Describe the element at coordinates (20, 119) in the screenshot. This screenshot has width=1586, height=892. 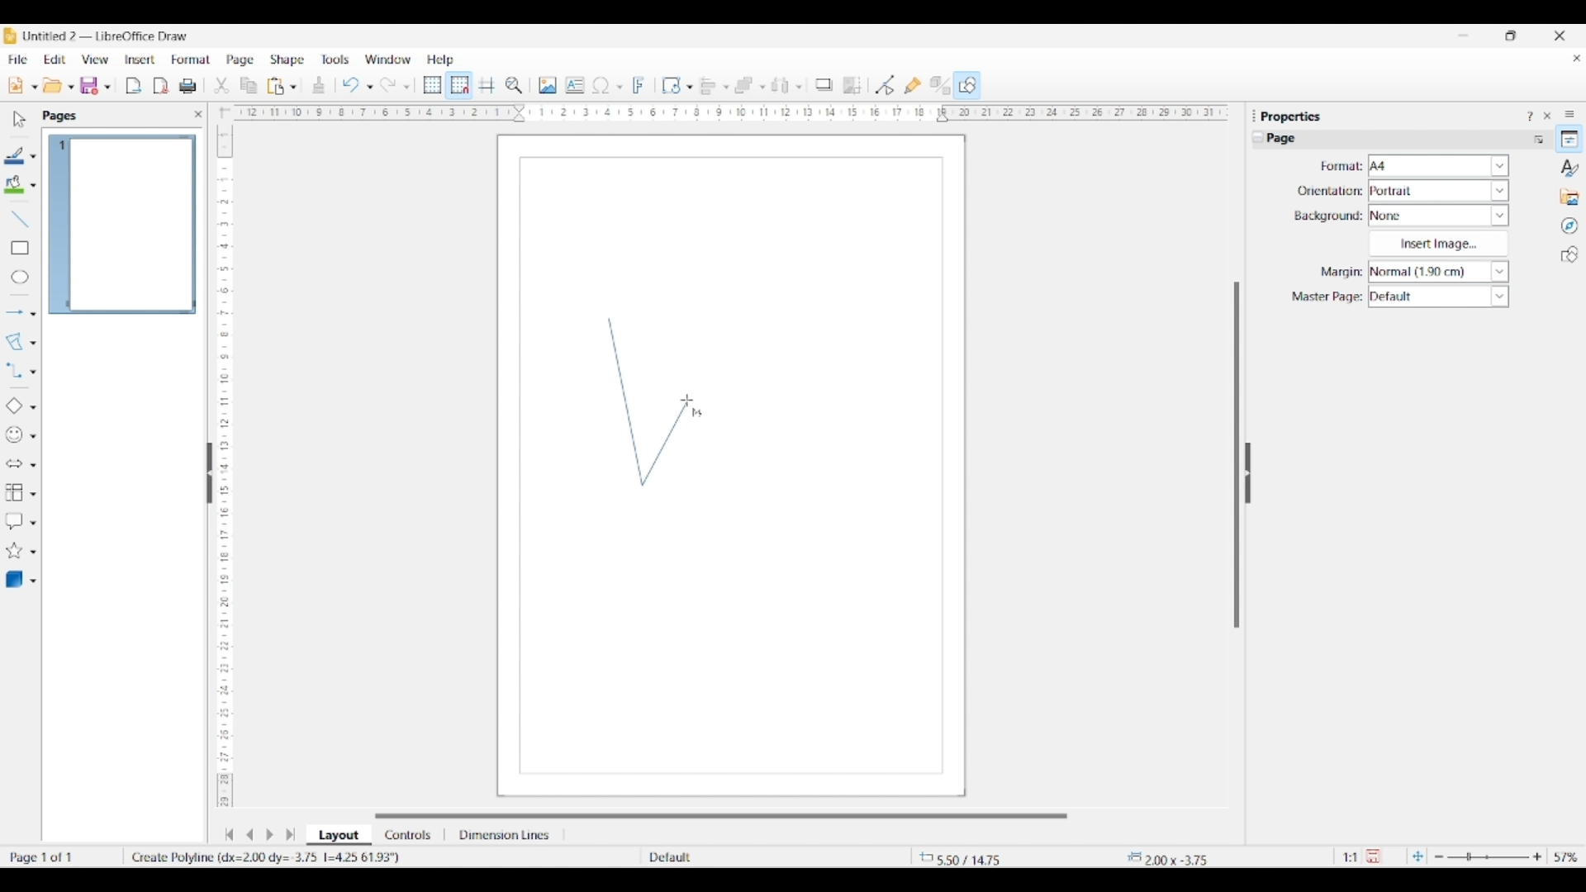
I see `Select` at that location.